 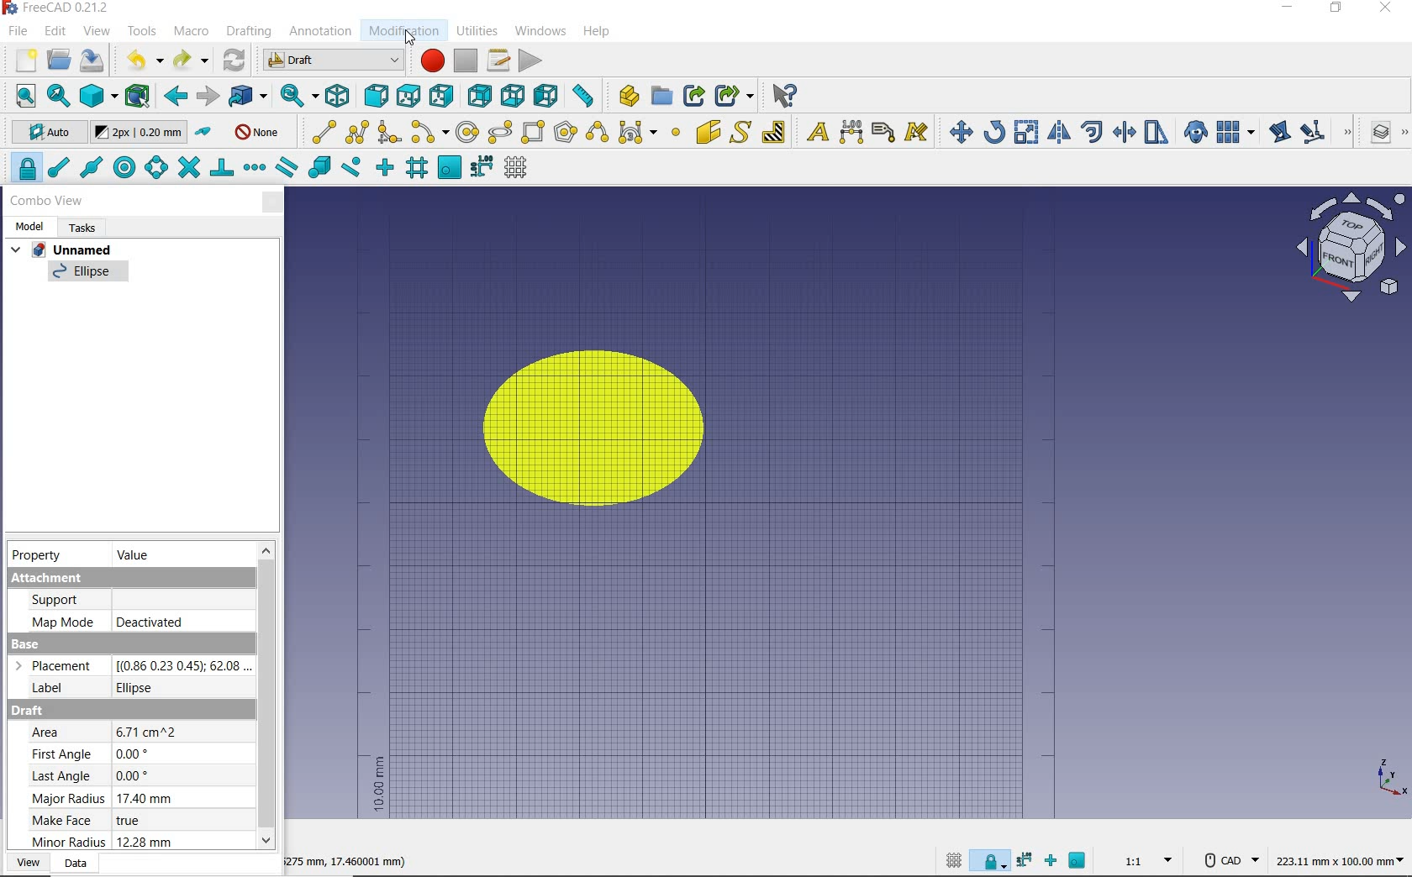 What do you see at coordinates (1324, 132) in the screenshot?
I see `sub element highlight` at bounding box center [1324, 132].